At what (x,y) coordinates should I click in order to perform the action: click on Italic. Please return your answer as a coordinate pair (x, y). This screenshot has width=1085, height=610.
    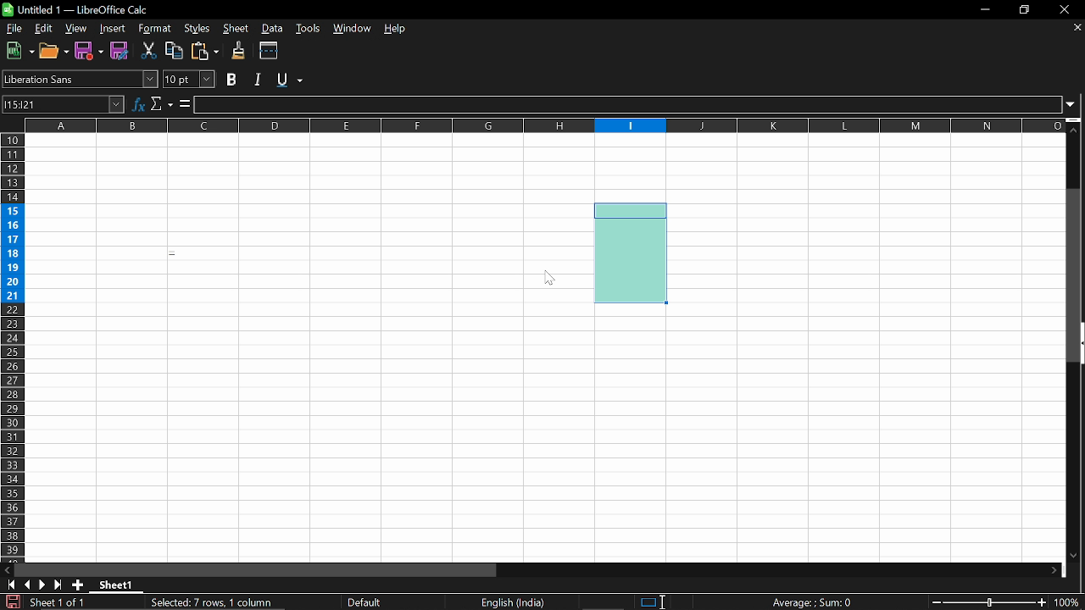
    Looking at the image, I should click on (258, 79).